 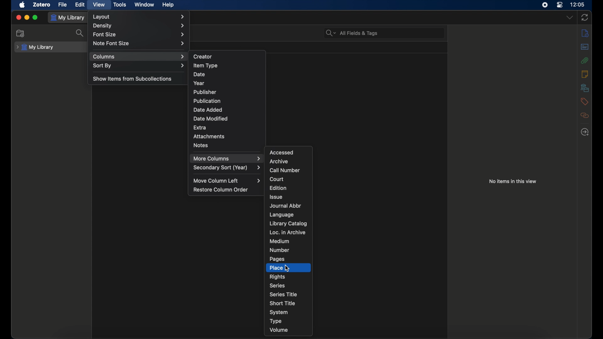 I want to click on item type, so click(x=205, y=65).